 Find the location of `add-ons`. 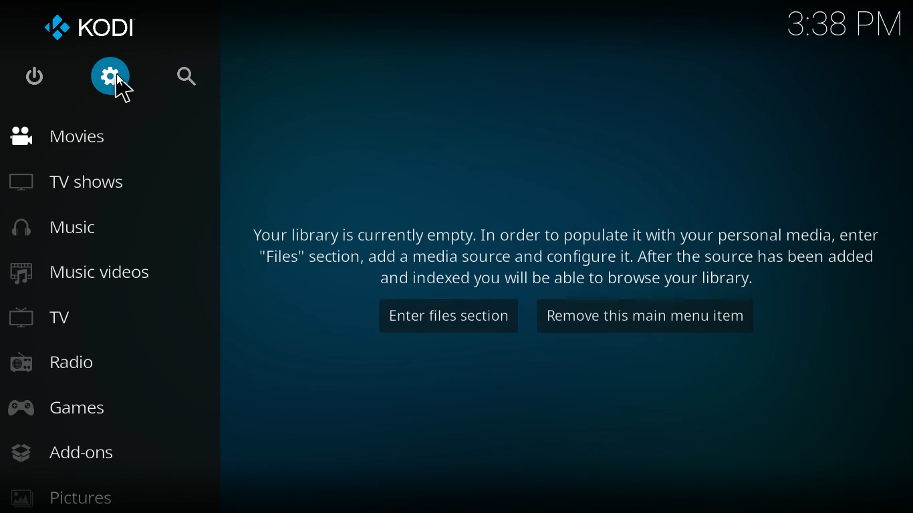

add-ons is located at coordinates (95, 455).